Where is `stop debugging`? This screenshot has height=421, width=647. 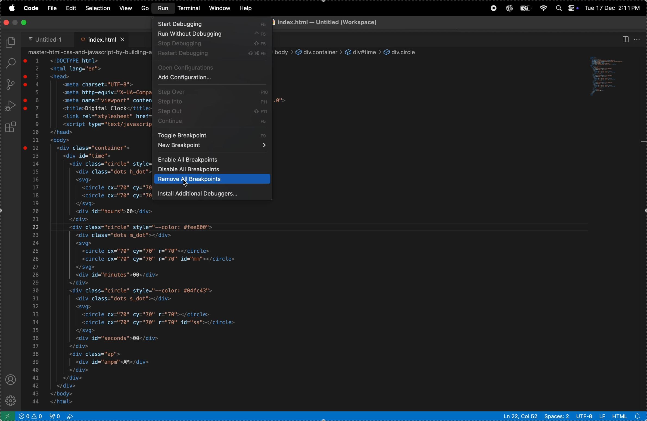 stop debugging is located at coordinates (212, 44).